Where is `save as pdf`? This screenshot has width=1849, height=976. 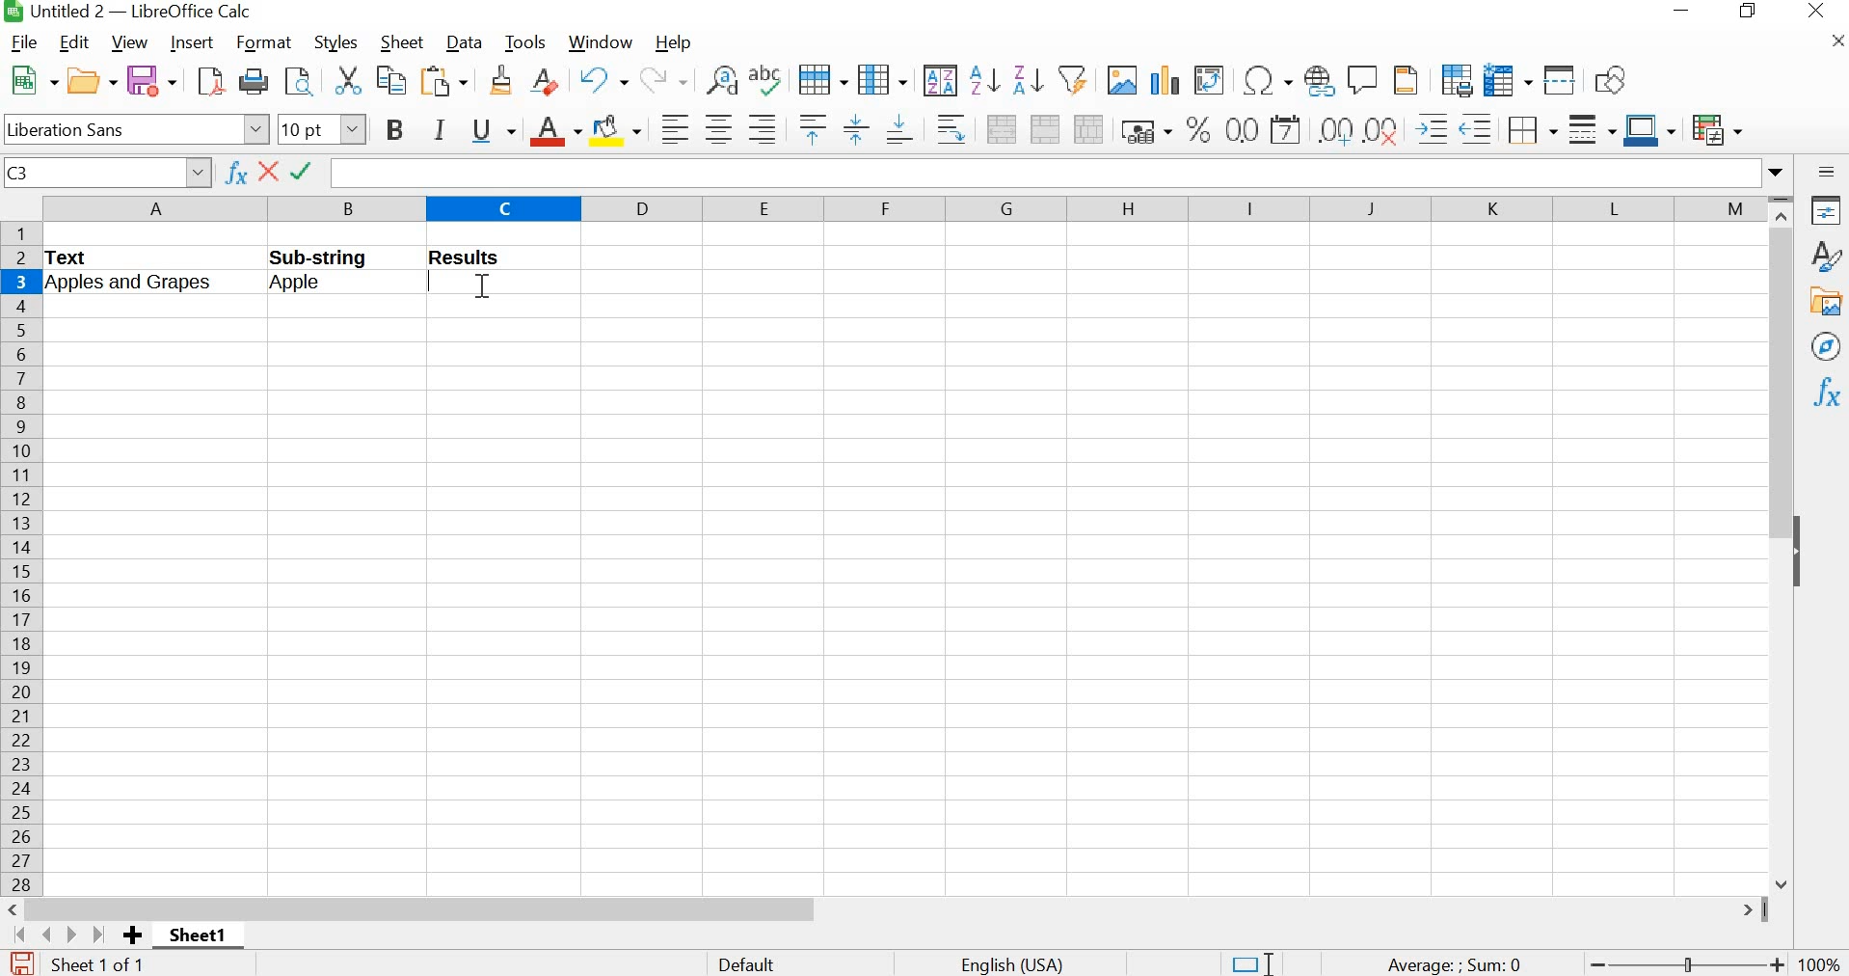
save as pdf is located at coordinates (206, 81).